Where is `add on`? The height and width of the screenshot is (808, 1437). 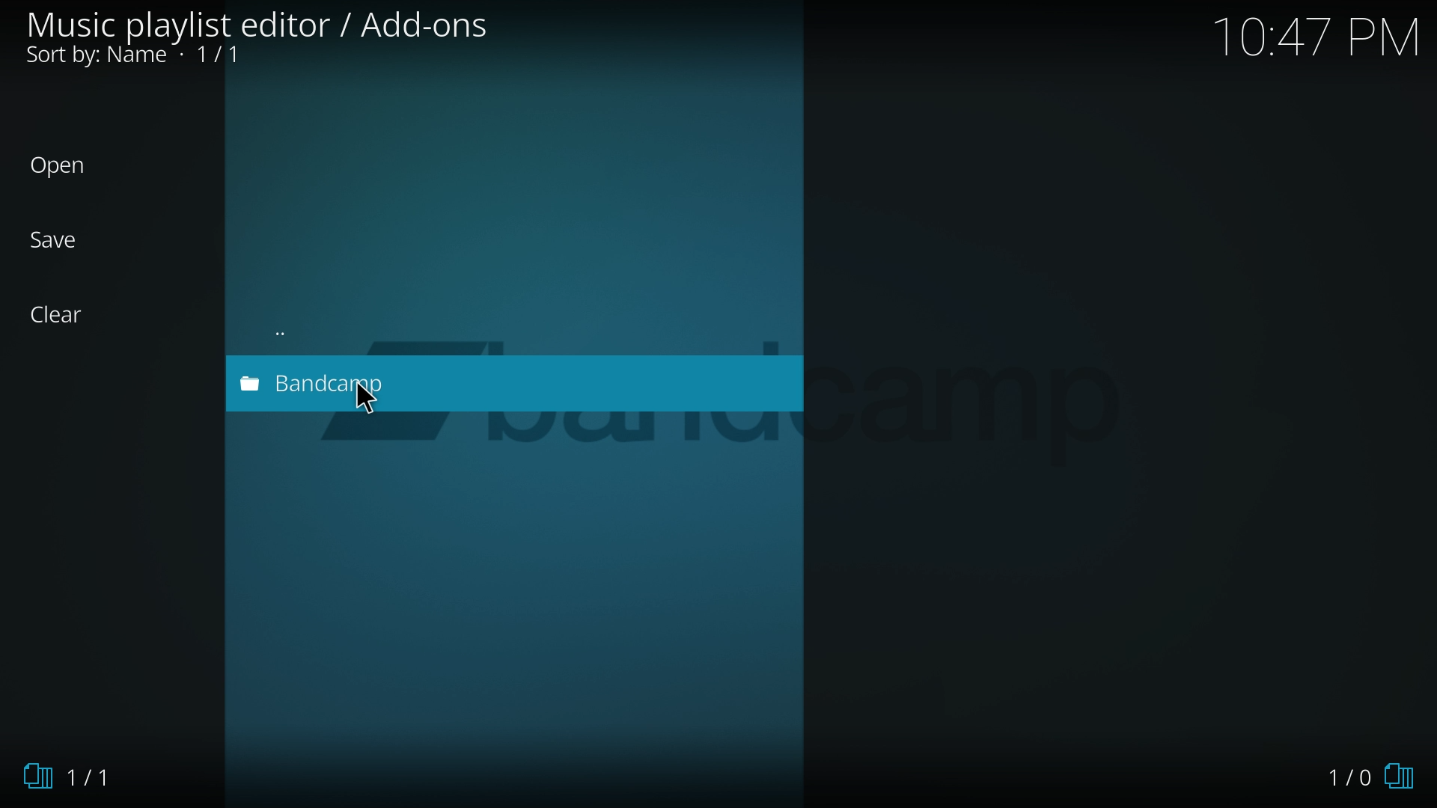 add on is located at coordinates (292, 383).